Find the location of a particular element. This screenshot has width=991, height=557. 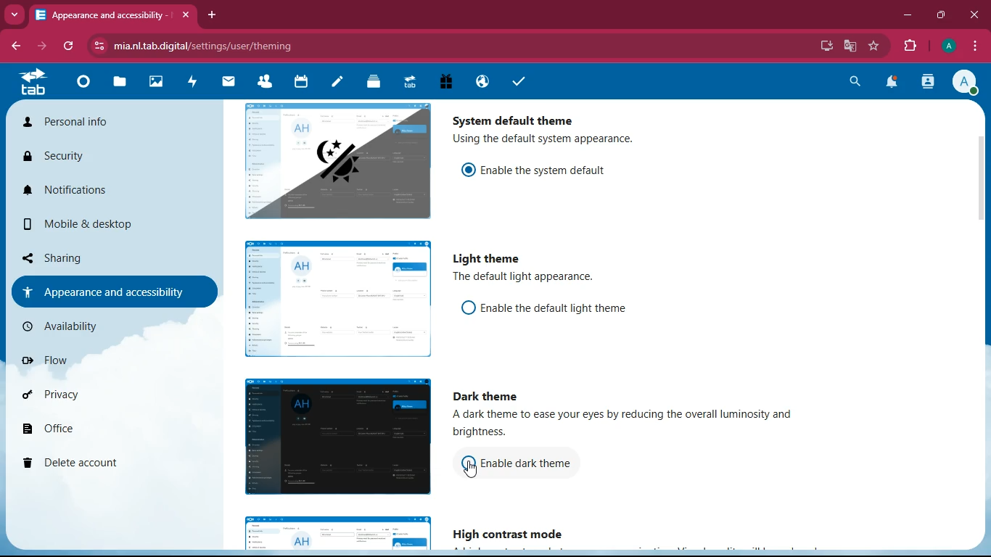

delete account is located at coordinates (91, 464).